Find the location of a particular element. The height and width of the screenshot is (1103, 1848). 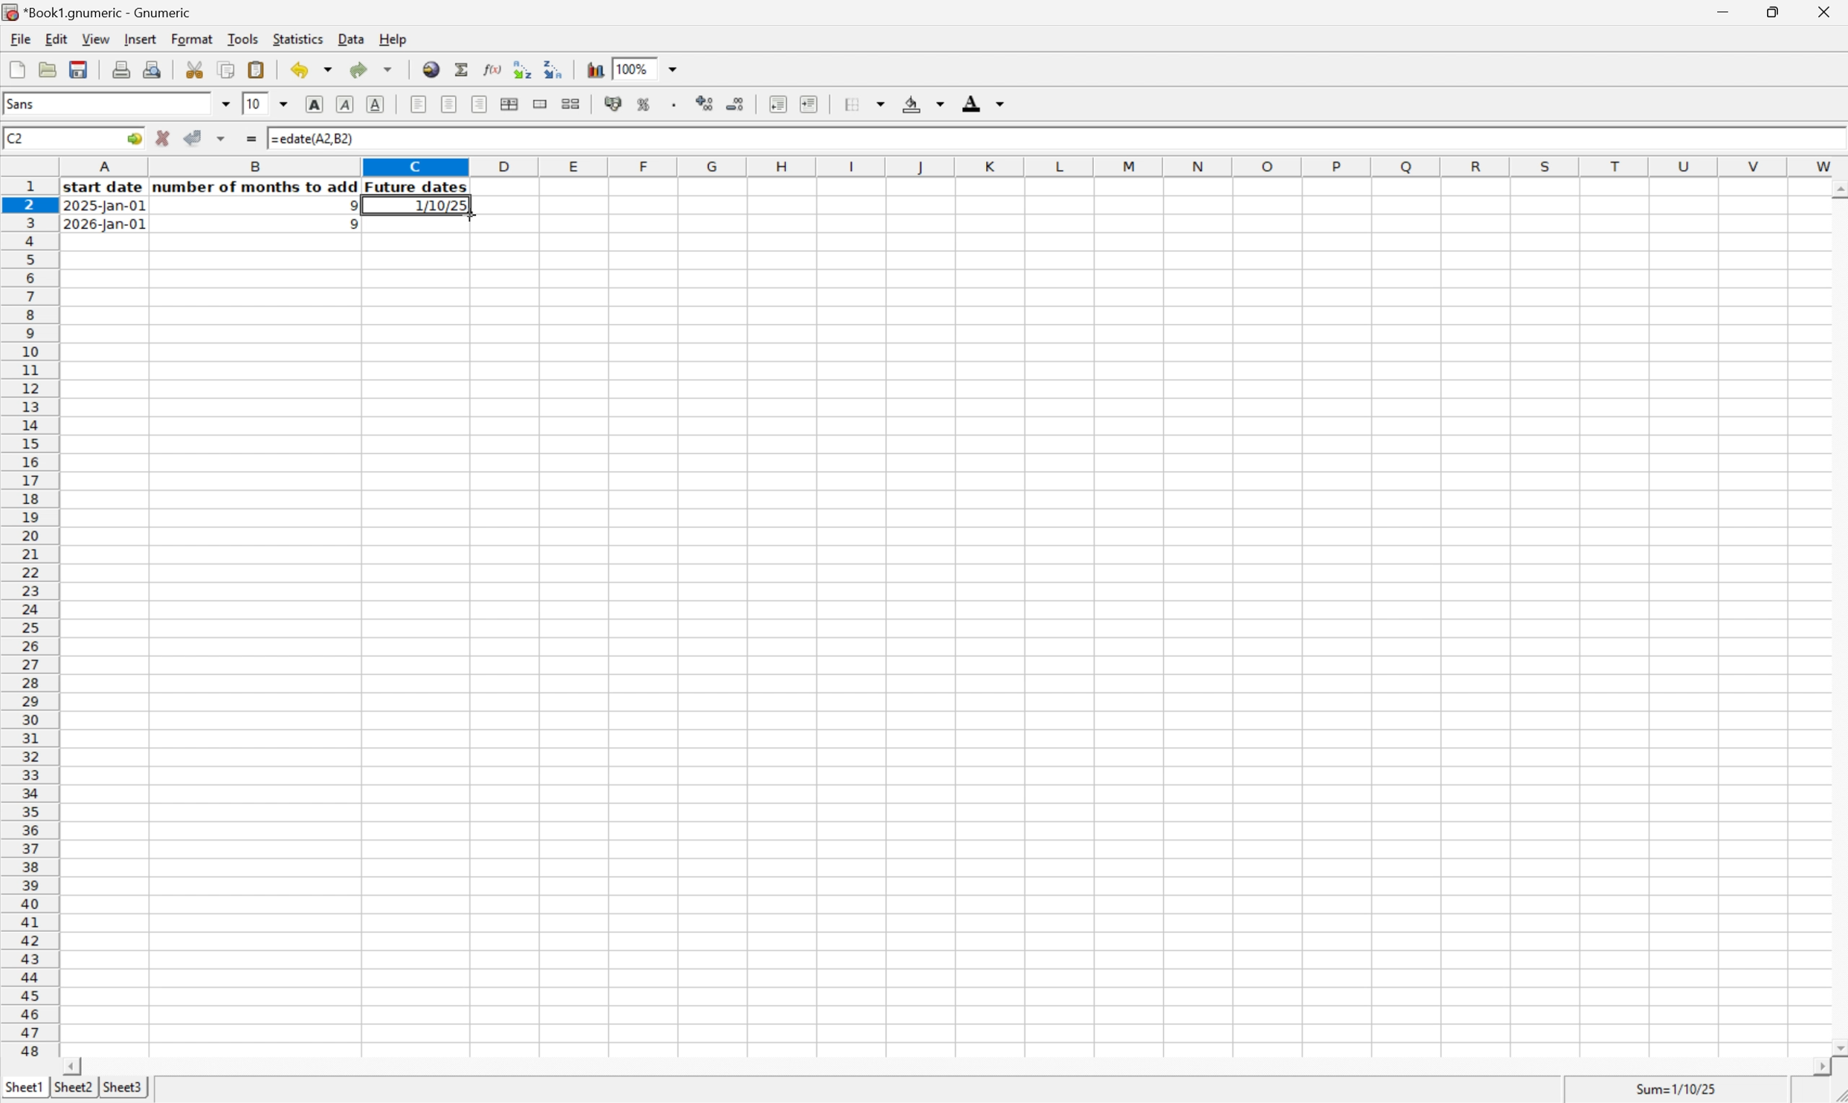

Tools is located at coordinates (244, 38).